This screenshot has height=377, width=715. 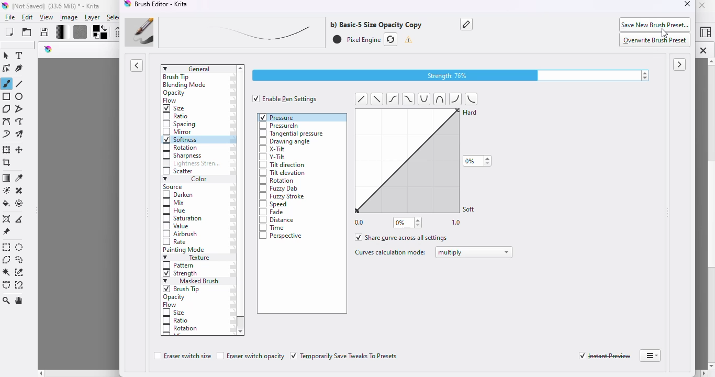 What do you see at coordinates (171, 101) in the screenshot?
I see `flow` at bounding box center [171, 101].